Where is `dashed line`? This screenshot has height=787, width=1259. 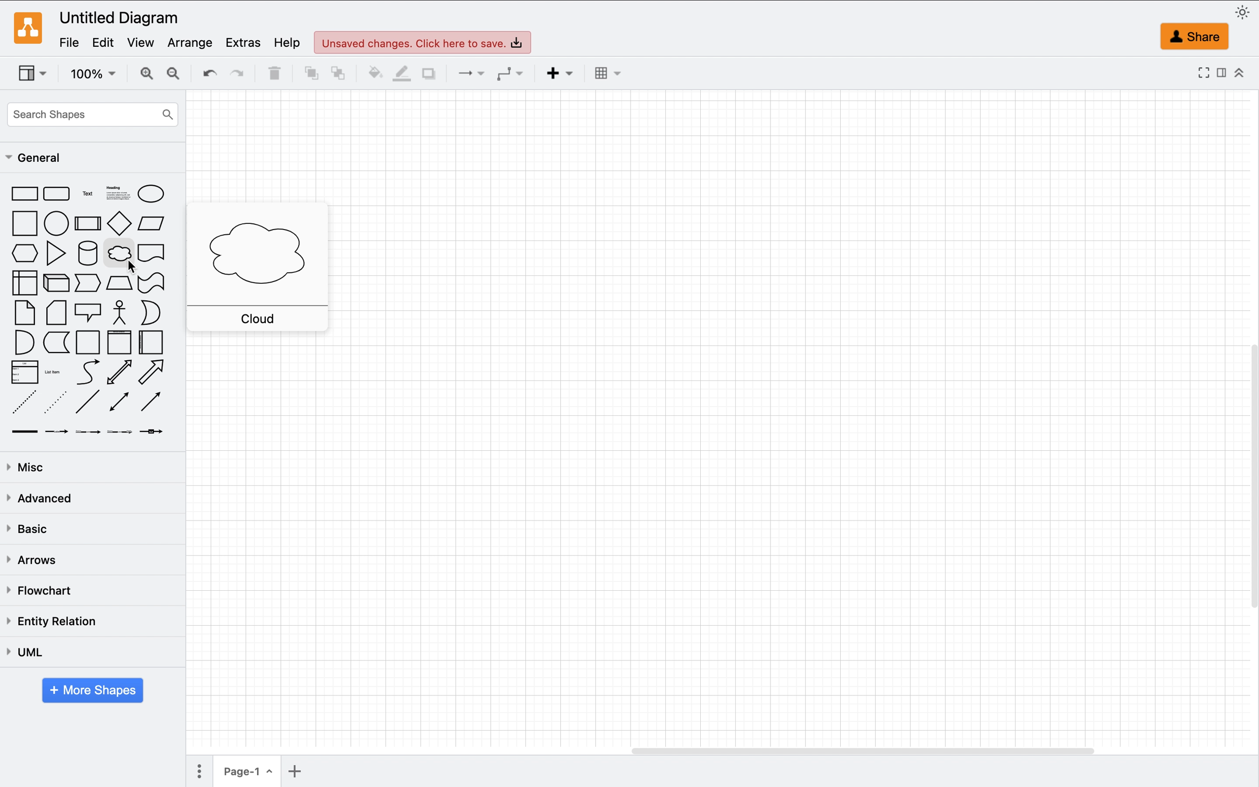
dashed line is located at coordinates (25, 401).